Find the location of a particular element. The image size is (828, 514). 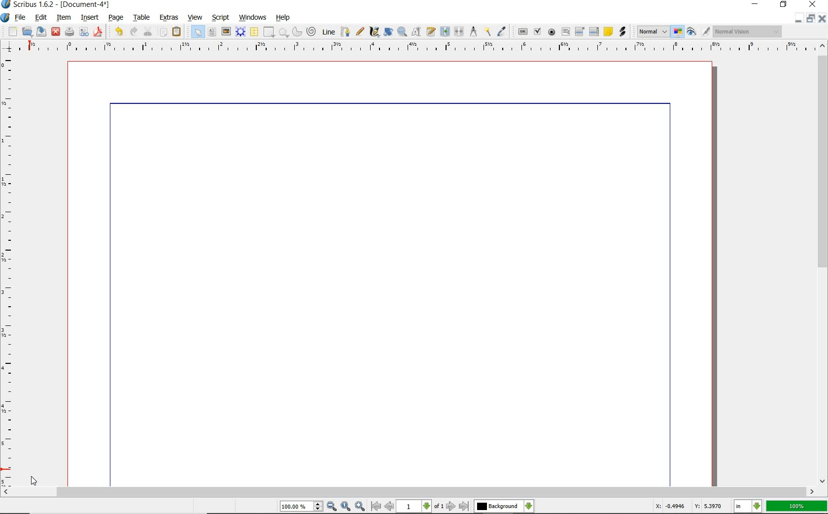

1 is located at coordinates (414, 507).